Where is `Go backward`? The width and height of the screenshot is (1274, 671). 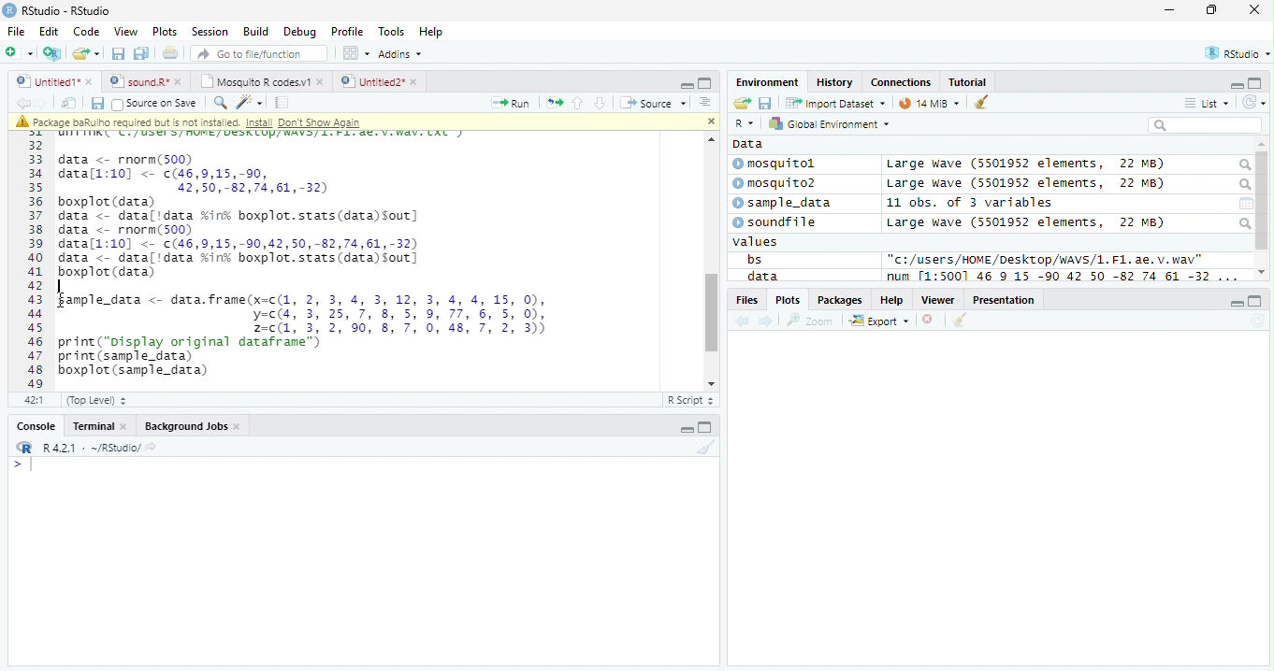
Go backward is located at coordinates (22, 102).